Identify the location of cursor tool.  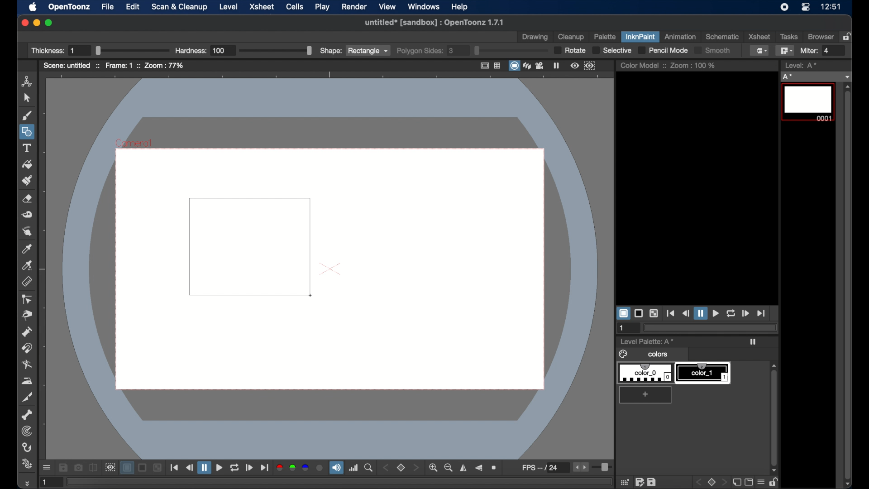
(27, 98).